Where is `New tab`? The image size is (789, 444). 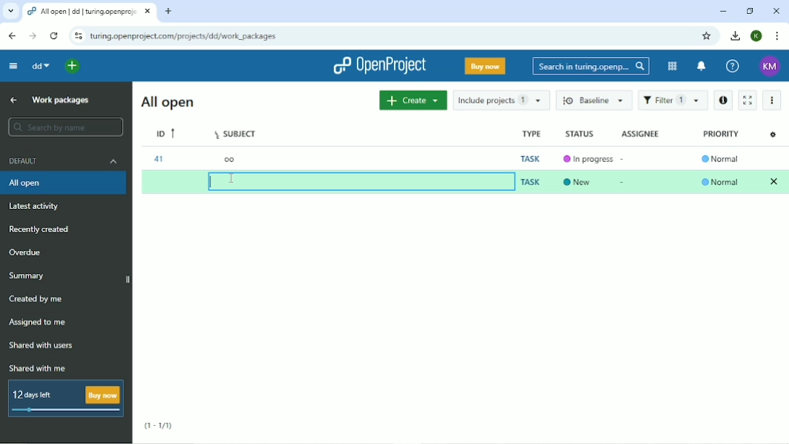 New tab is located at coordinates (168, 12).